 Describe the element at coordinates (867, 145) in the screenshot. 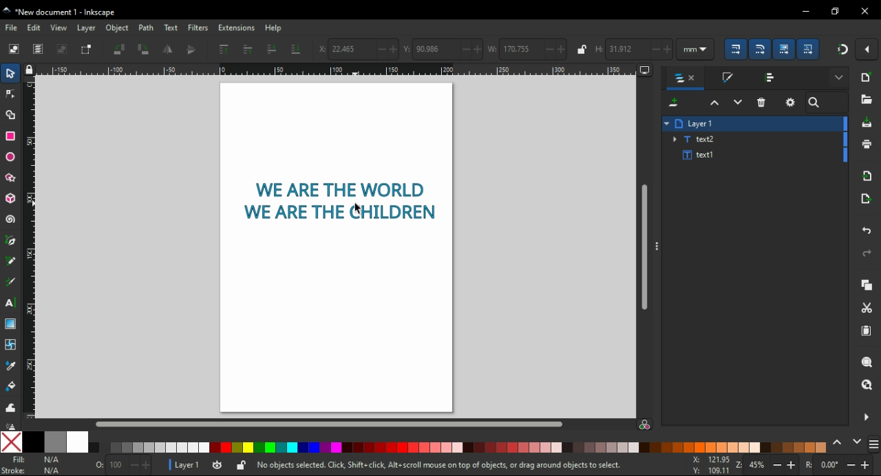

I see `print` at that location.